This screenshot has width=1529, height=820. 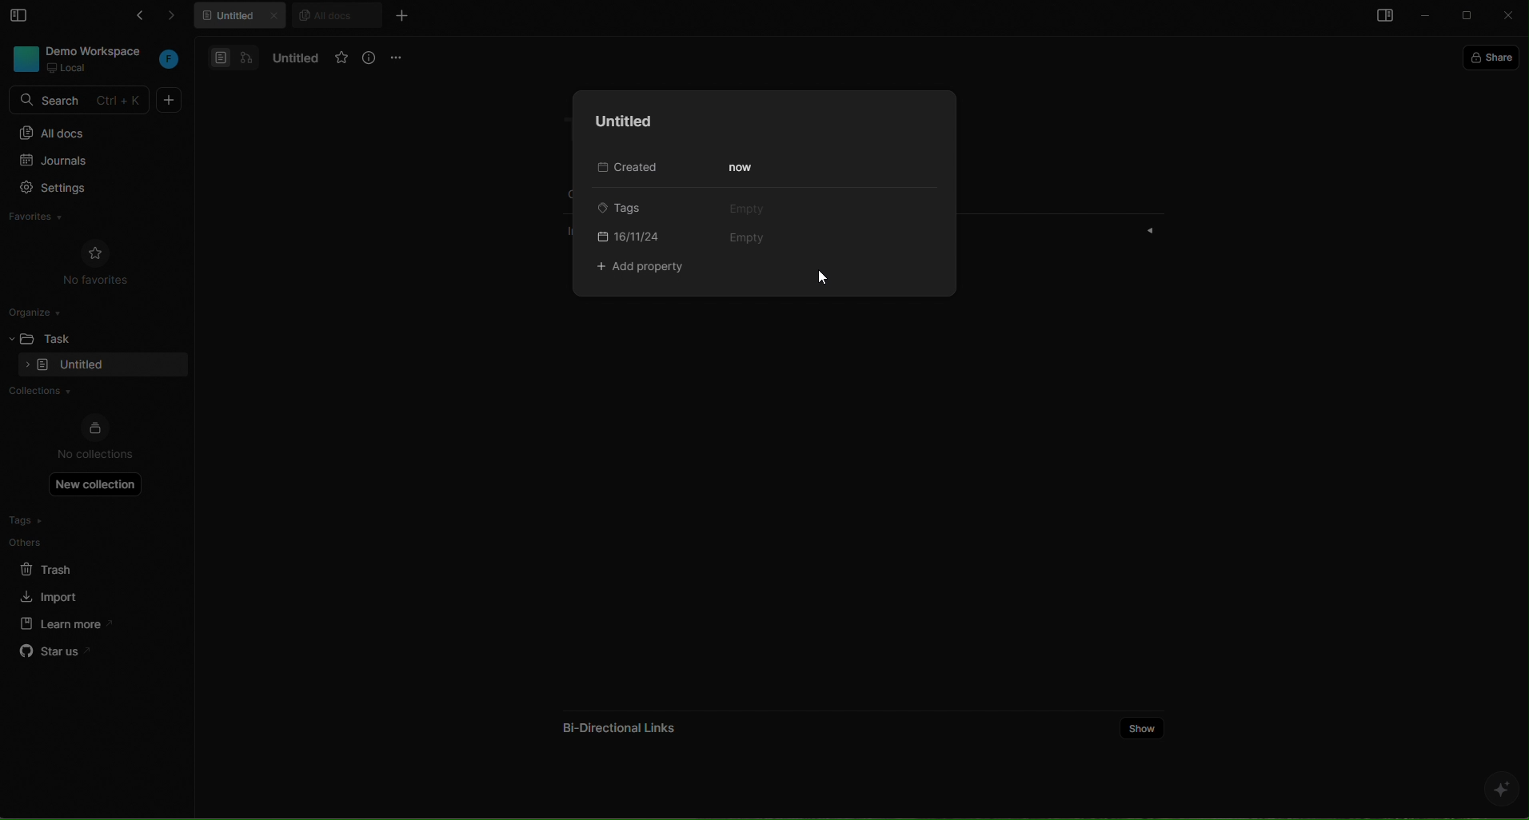 I want to click on no favorites, so click(x=96, y=261).